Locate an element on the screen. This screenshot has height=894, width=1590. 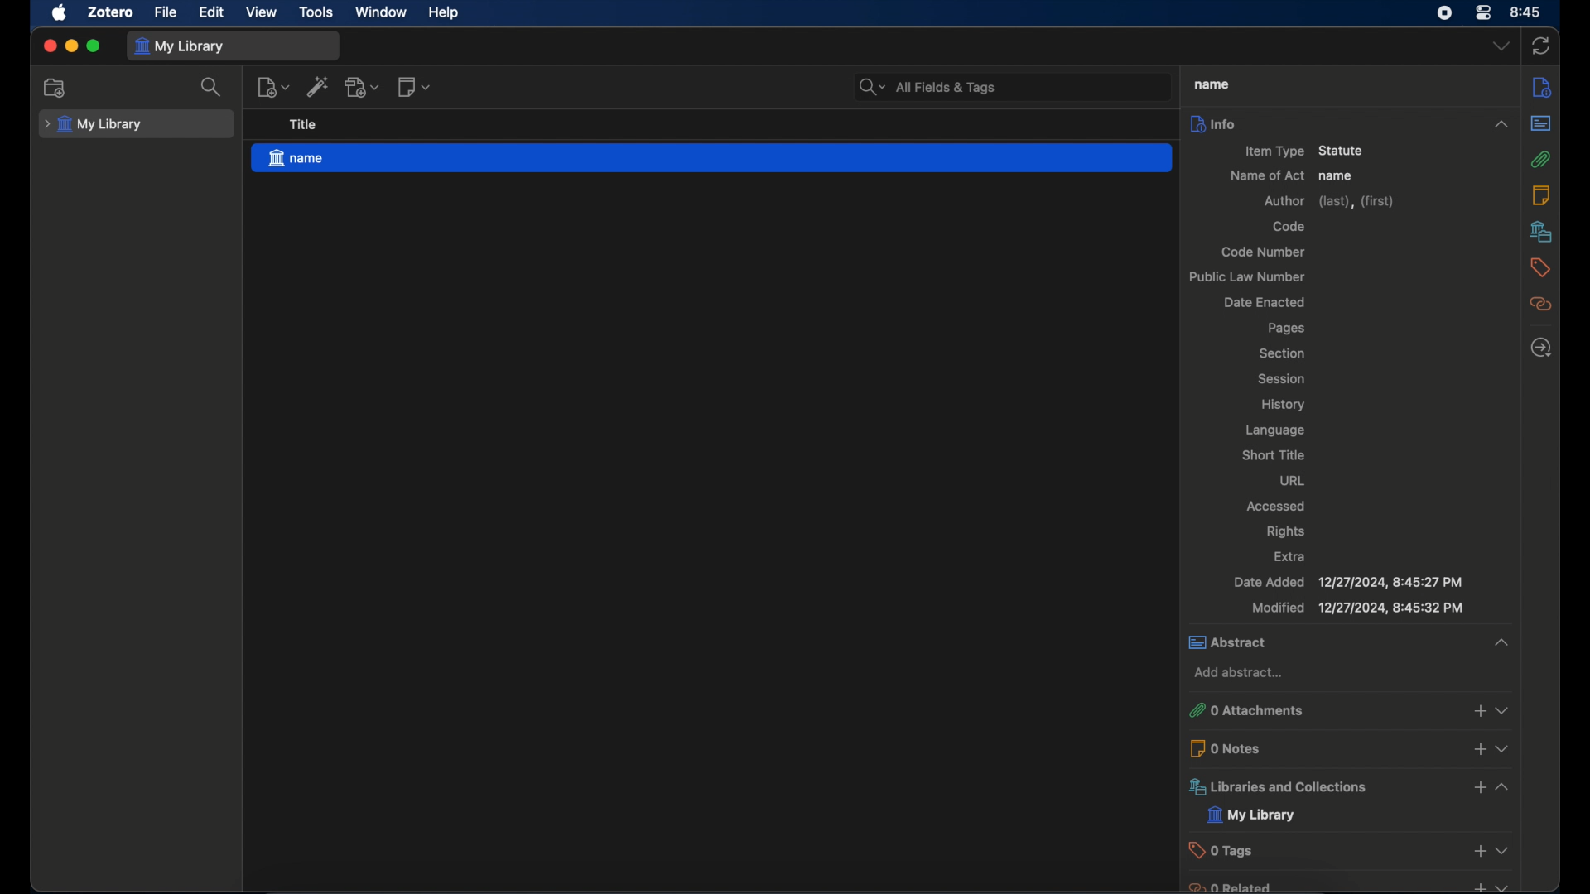
add item by identifier is located at coordinates (319, 89).